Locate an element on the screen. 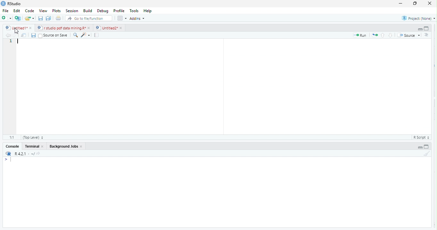  close is located at coordinates (90, 28).